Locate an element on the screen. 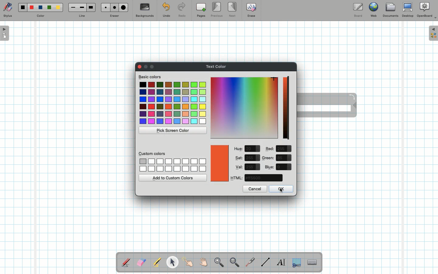 This screenshot has height=274, width=438. Open pages is located at coordinates (5, 33).